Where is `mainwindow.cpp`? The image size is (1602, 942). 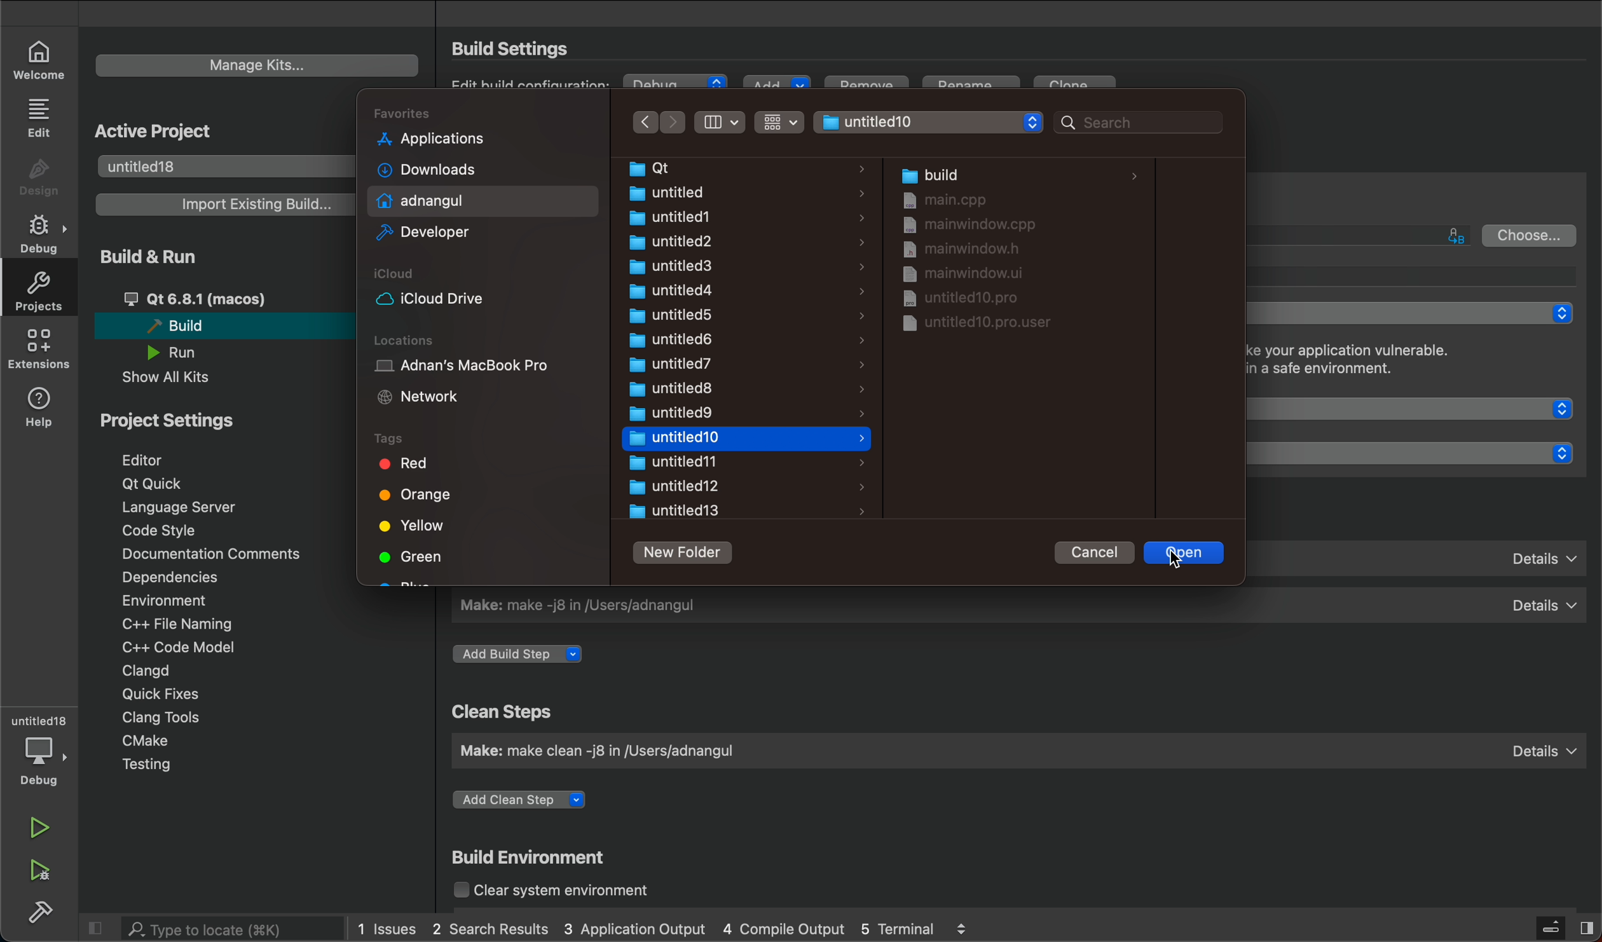
mainwindow.cpp is located at coordinates (963, 222).